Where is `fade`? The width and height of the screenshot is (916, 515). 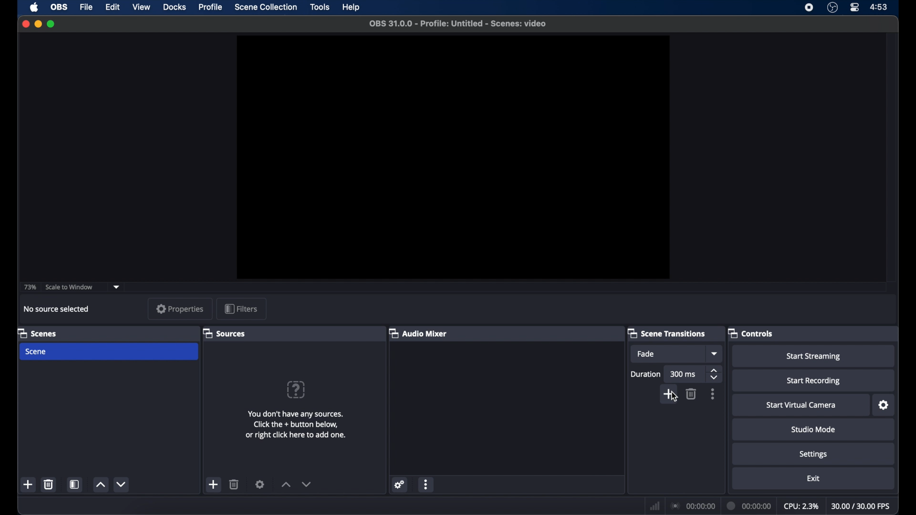 fade is located at coordinates (646, 354).